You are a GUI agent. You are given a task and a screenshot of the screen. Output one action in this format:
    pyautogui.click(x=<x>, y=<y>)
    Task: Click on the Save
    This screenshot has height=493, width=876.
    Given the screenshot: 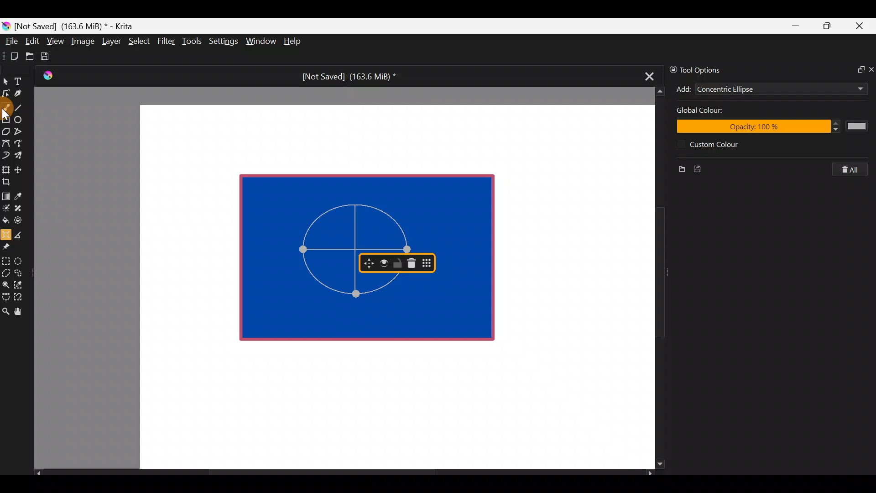 What is the action you would take?
    pyautogui.click(x=700, y=168)
    